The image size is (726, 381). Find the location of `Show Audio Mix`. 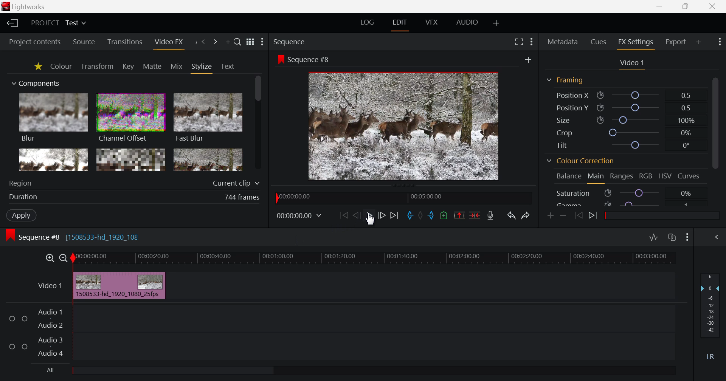

Show Audio Mix is located at coordinates (717, 237).